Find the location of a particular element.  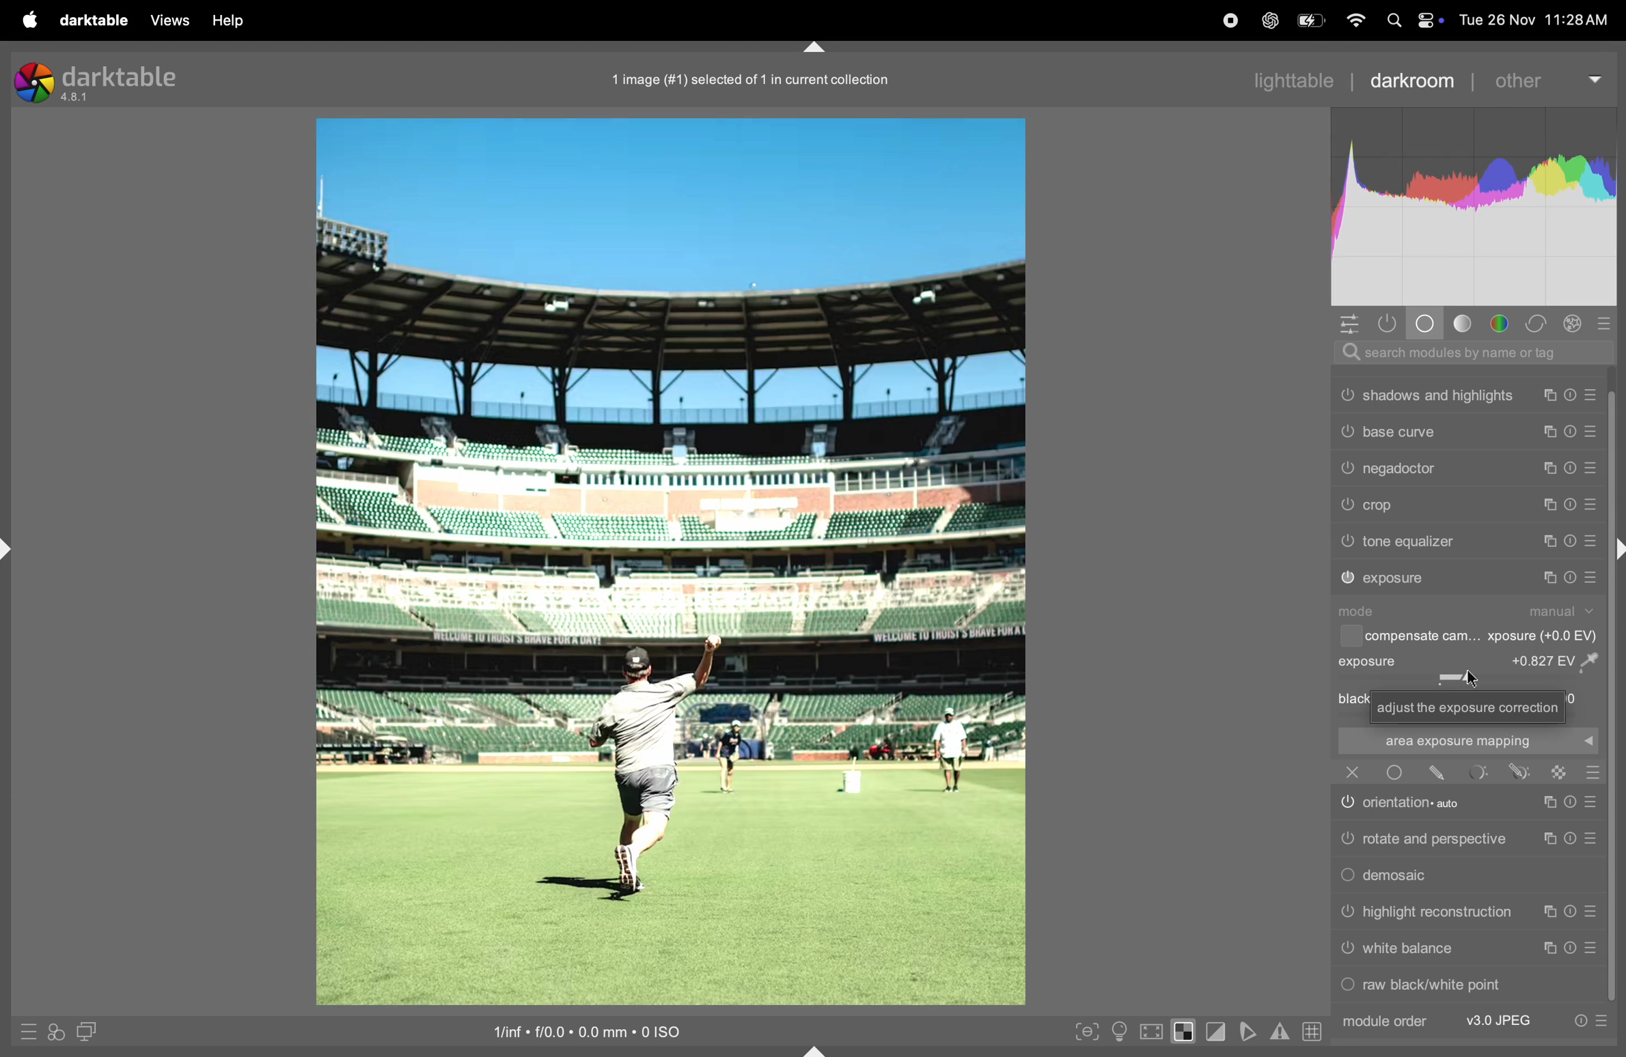

adjust the exposure correction  is located at coordinates (1469, 707).